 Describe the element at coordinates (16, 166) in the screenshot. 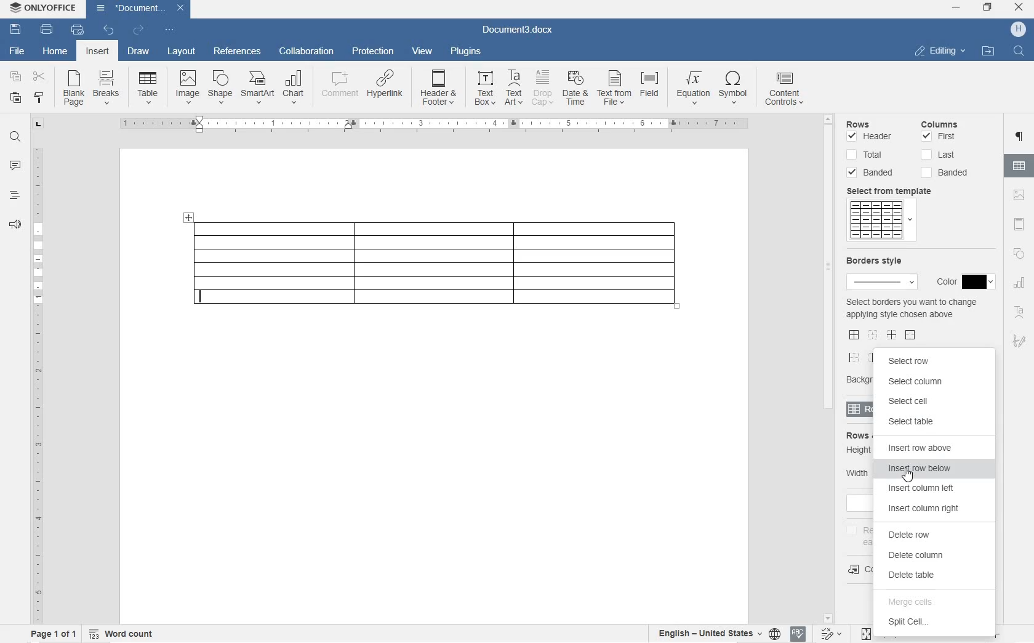

I see `COMMENTS` at that location.